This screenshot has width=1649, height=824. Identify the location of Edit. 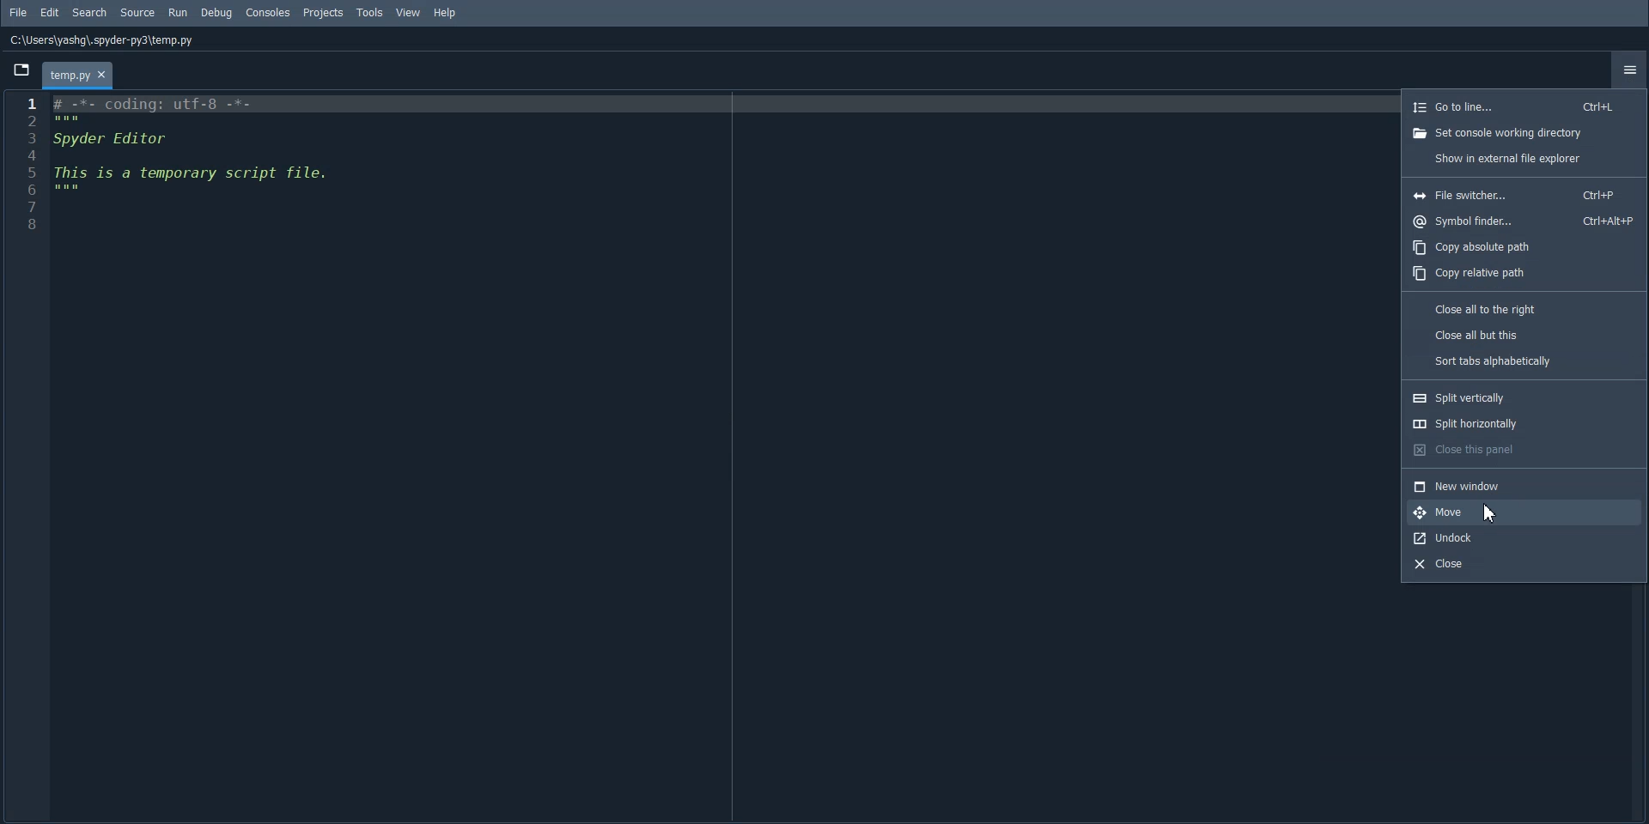
(49, 12).